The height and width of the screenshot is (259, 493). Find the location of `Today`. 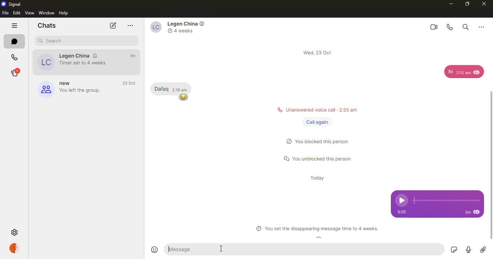

Today is located at coordinates (318, 179).